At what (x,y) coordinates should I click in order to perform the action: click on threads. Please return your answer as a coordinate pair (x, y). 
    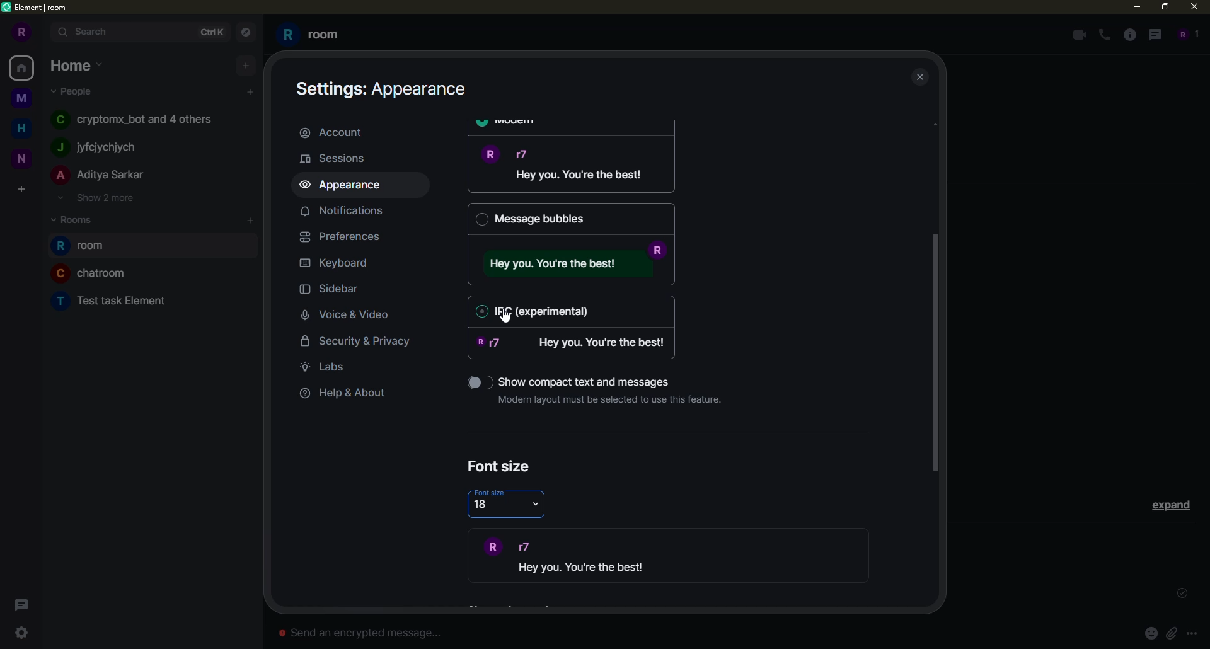
    Looking at the image, I should click on (19, 605).